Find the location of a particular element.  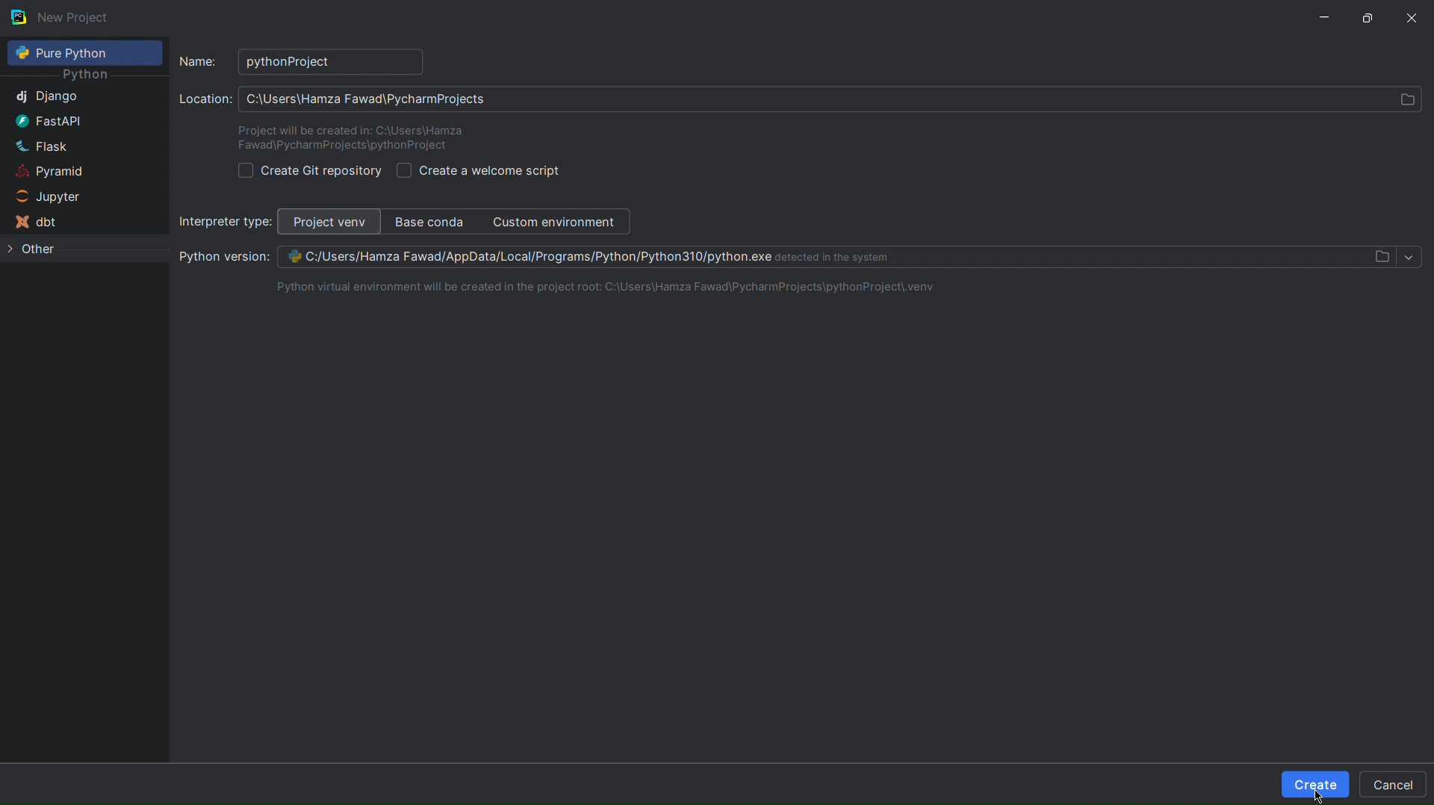

Cursor is located at coordinates (1323, 793).